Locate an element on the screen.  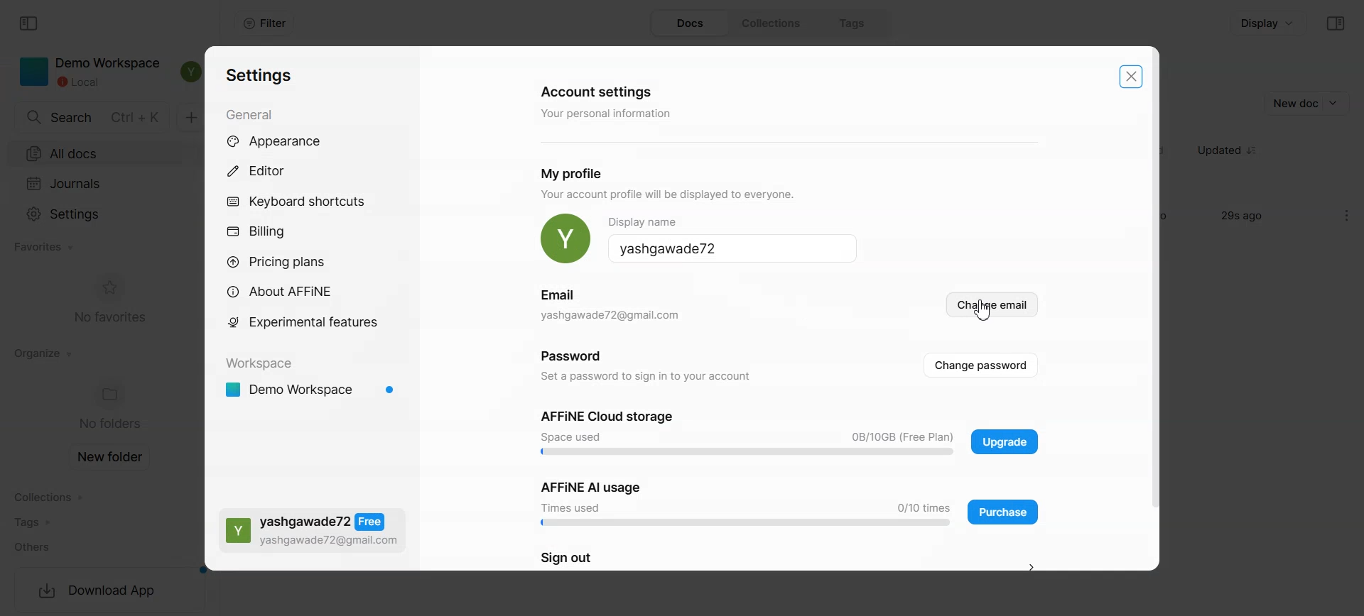
Usage display bar is located at coordinates (745, 515).